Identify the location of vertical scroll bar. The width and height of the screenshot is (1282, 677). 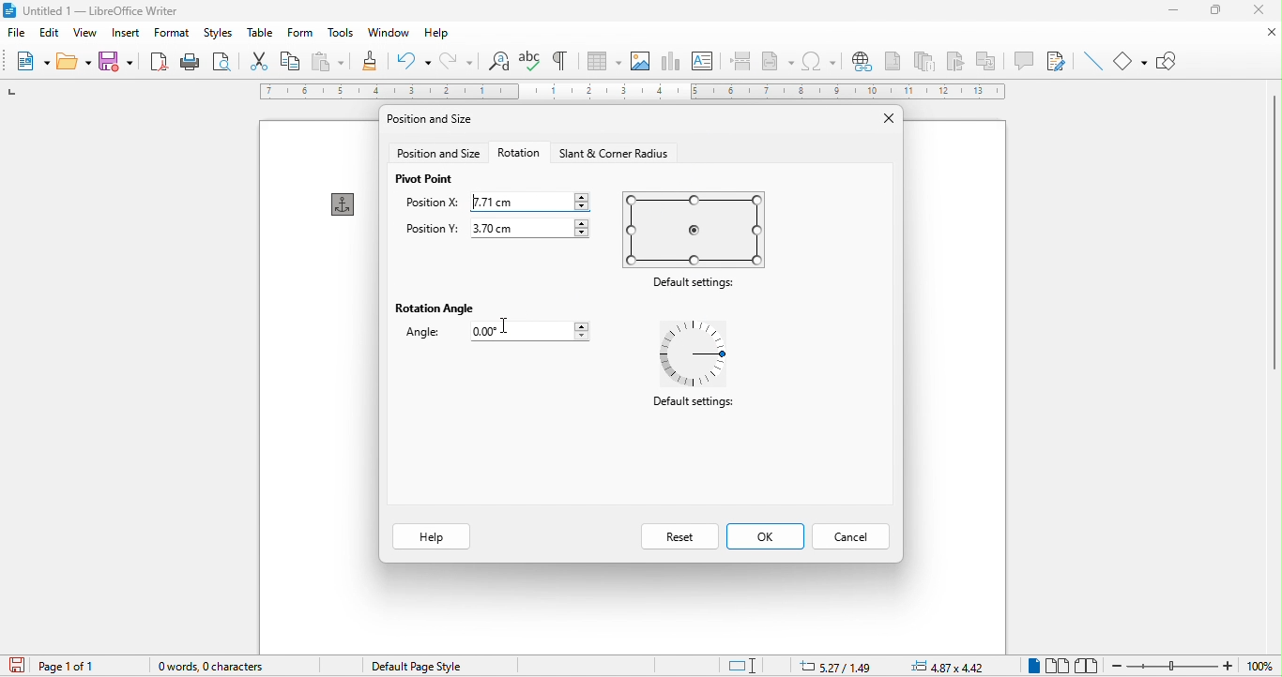
(1272, 233).